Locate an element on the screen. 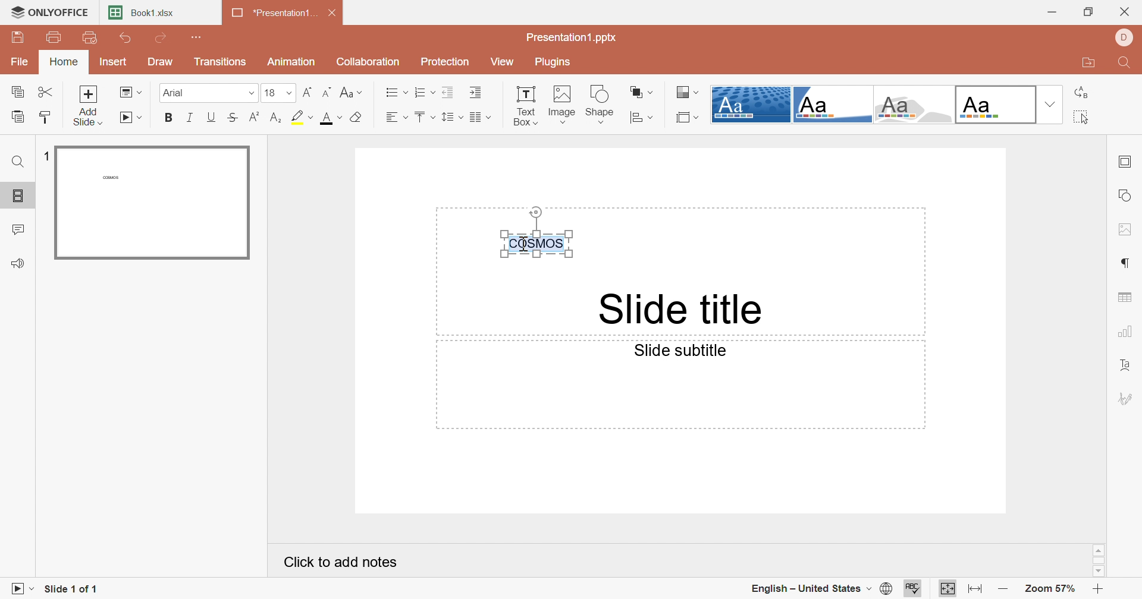 The height and width of the screenshot is (599, 1142). Side subtitle is located at coordinates (677, 349).